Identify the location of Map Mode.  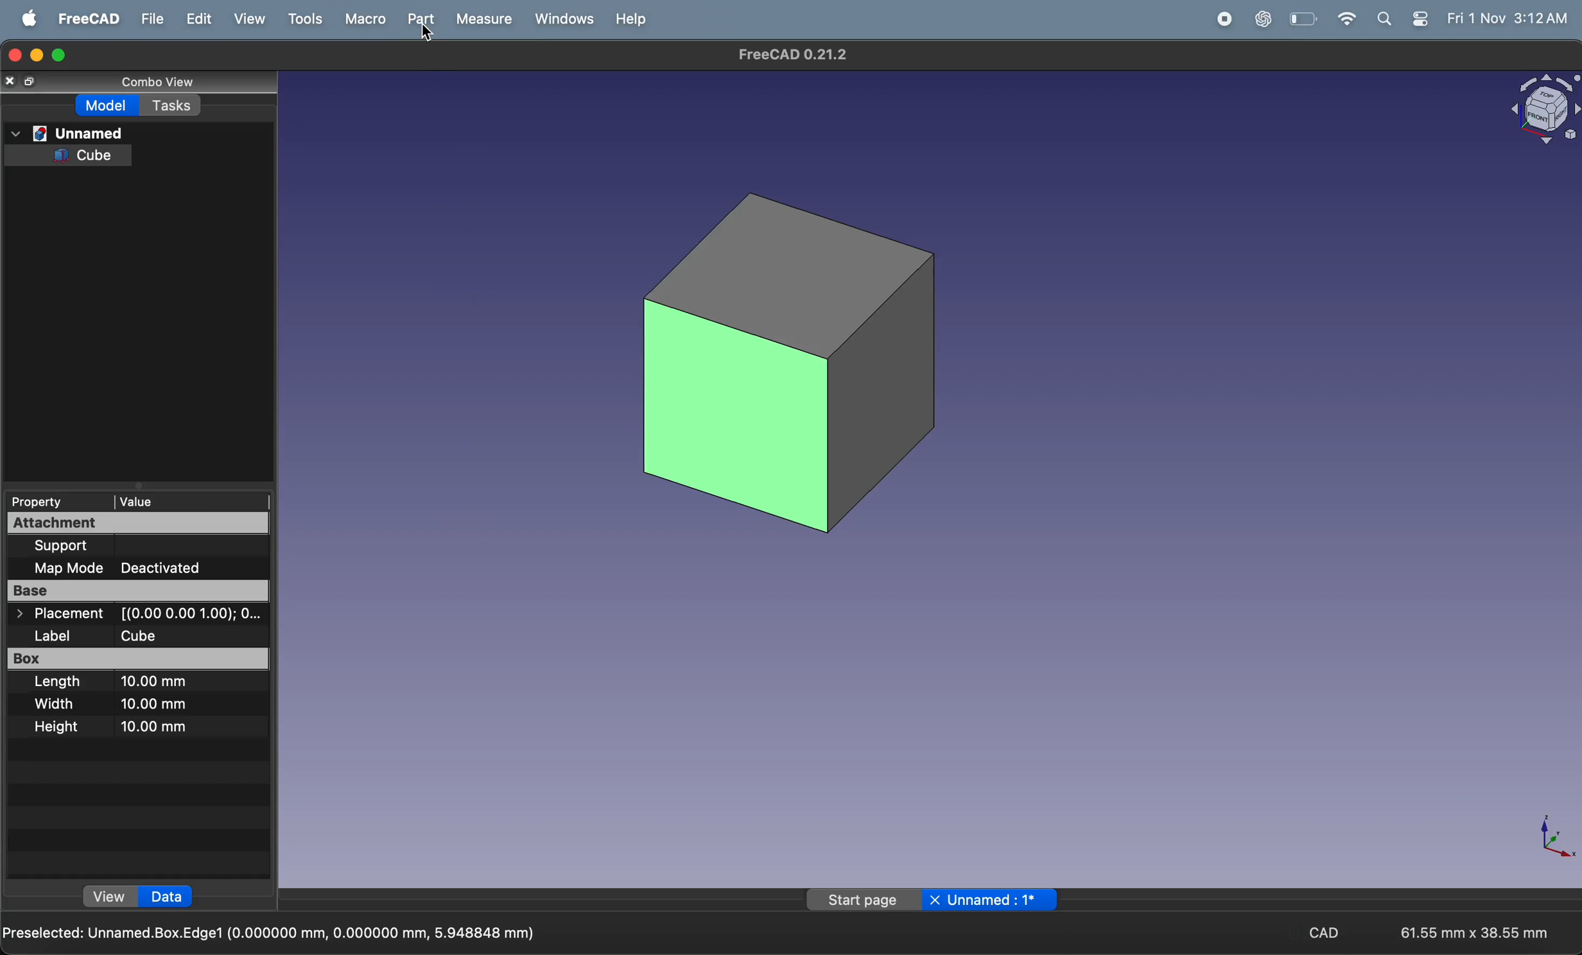
(60, 567).